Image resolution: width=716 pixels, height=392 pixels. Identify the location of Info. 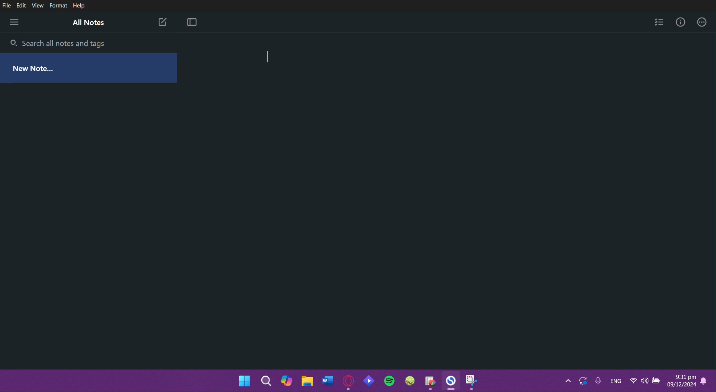
(679, 22).